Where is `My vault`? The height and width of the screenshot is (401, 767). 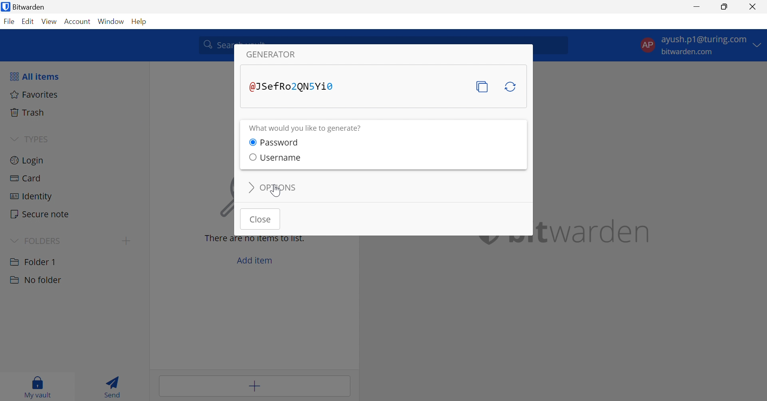 My vault is located at coordinates (40, 387).